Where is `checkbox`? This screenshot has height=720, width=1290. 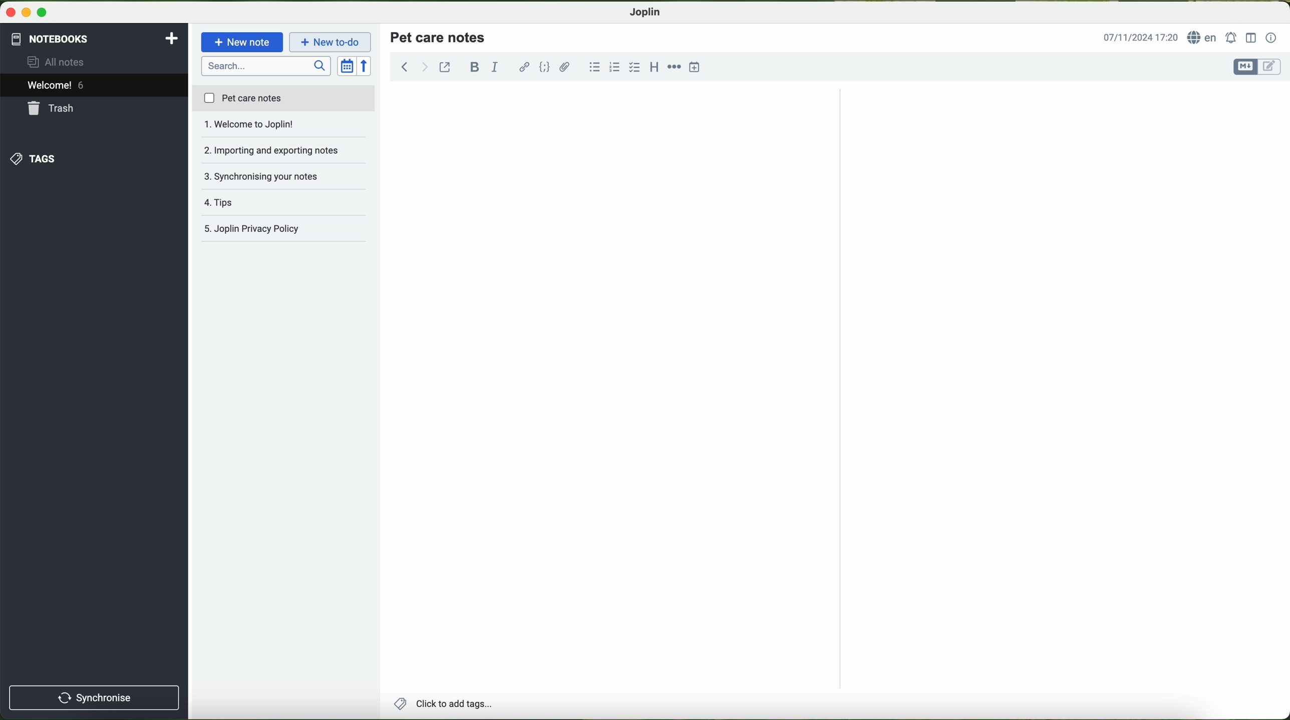
checkbox is located at coordinates (635, 67).